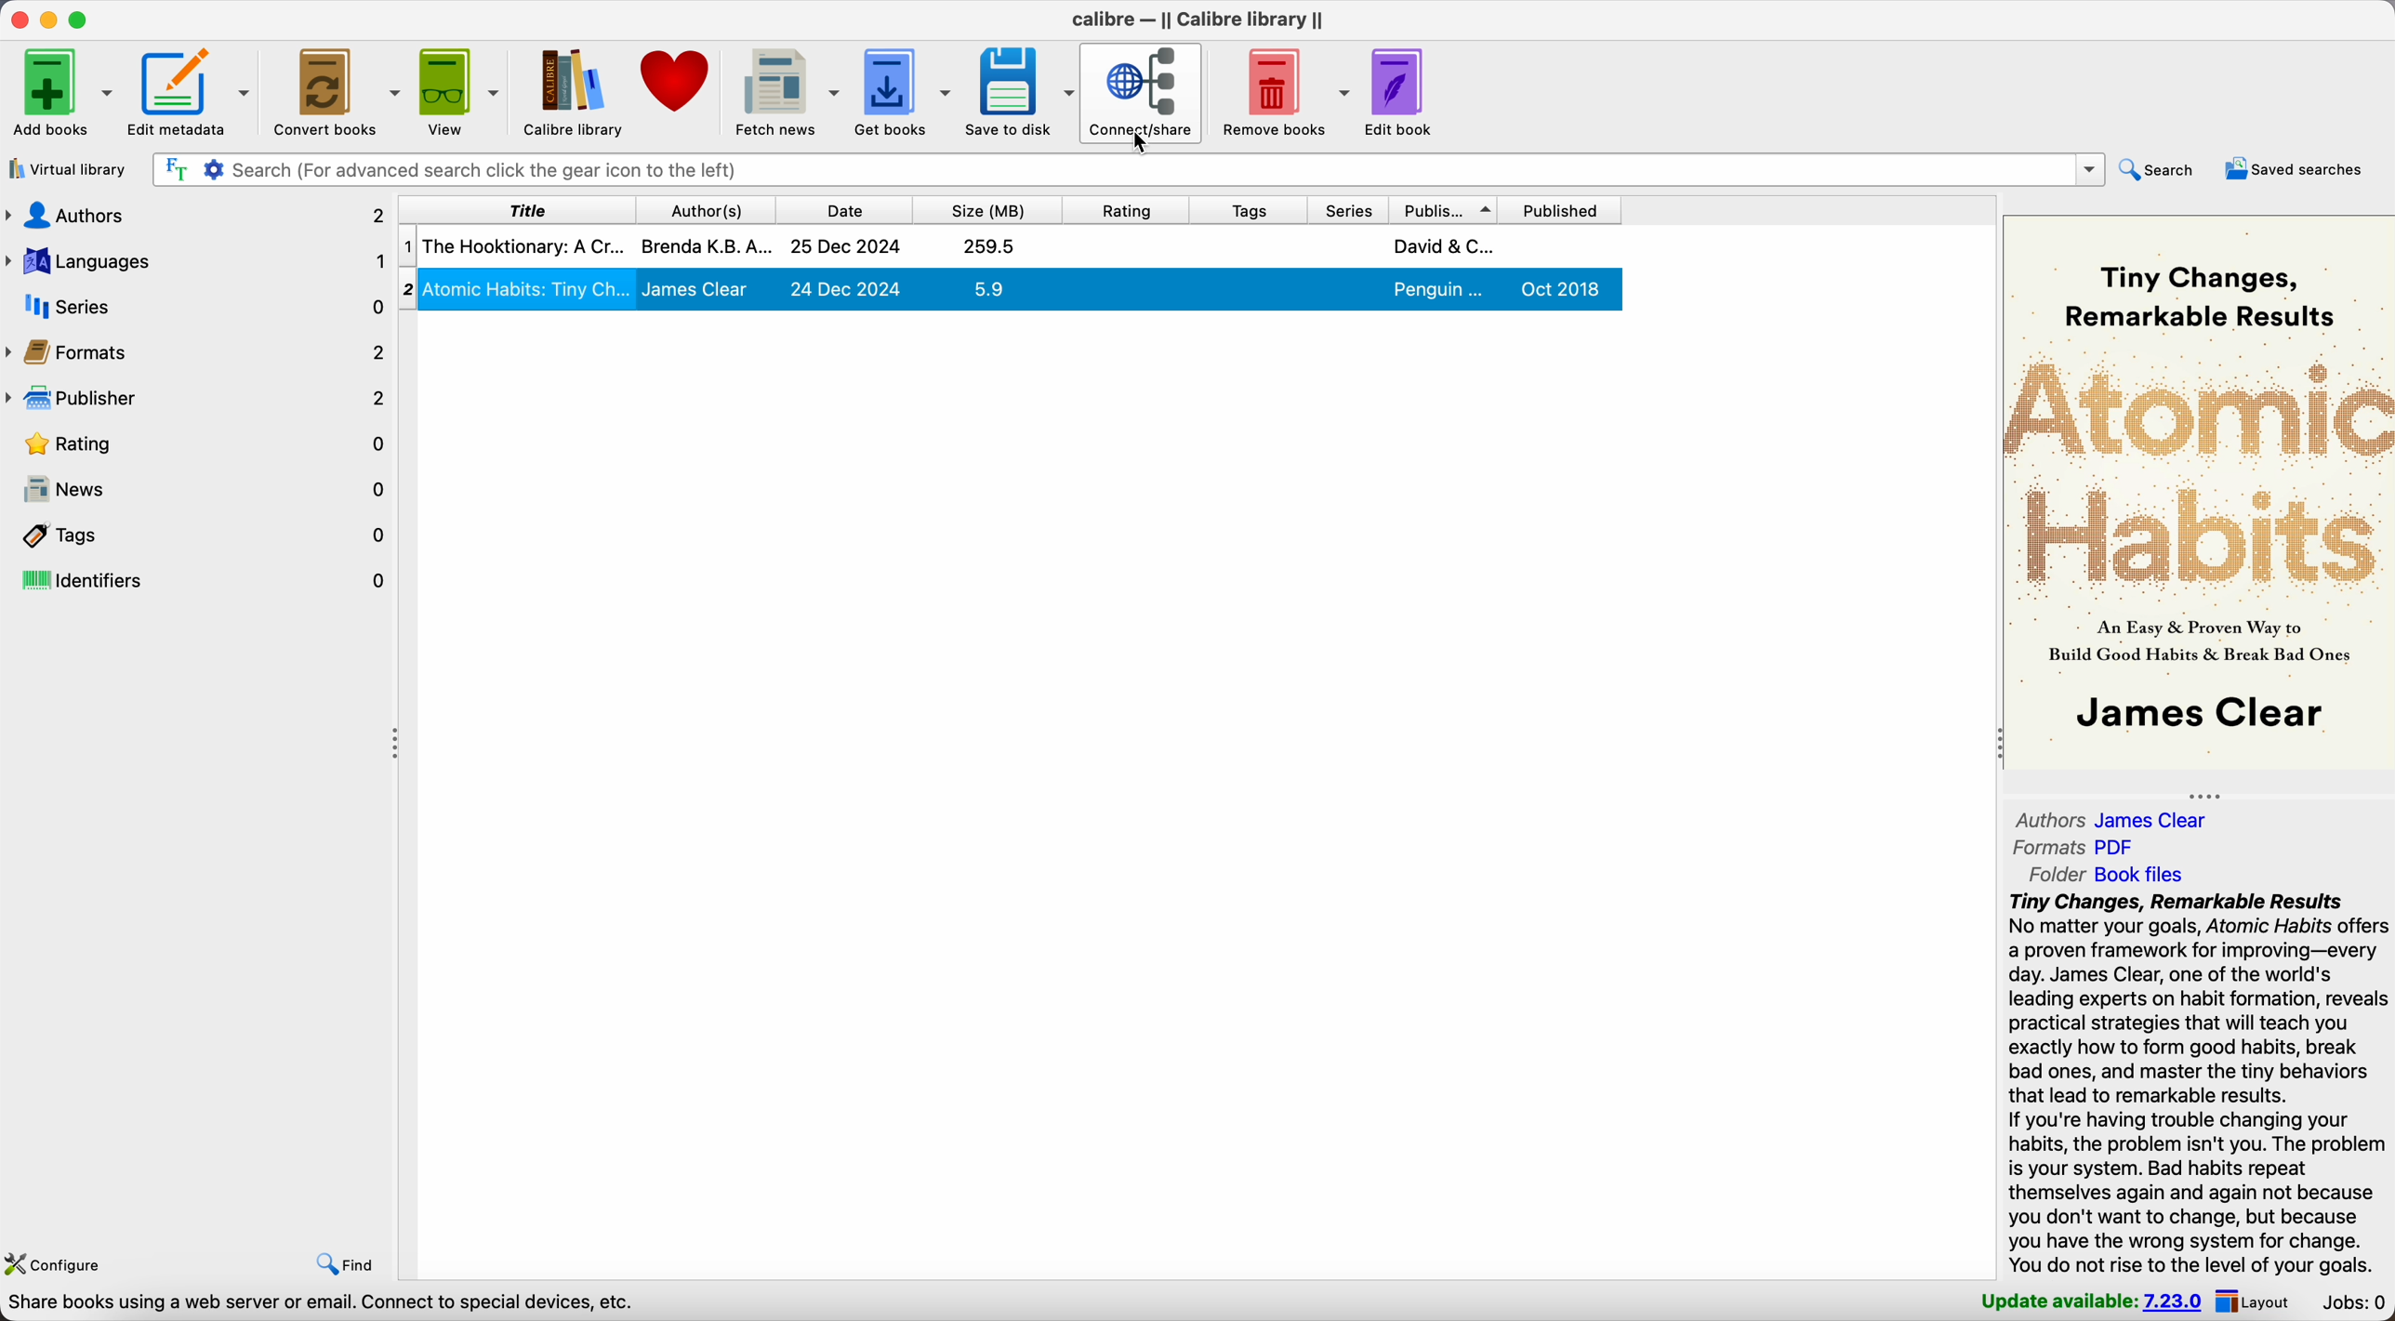 The height and width of the screenshot is (1321, 2395). I want to click on formats PDF, so click(2075, 848).